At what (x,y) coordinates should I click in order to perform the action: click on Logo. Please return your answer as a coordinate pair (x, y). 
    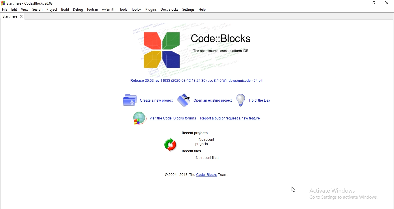
    Looking at the image, I should click on (183, 100).